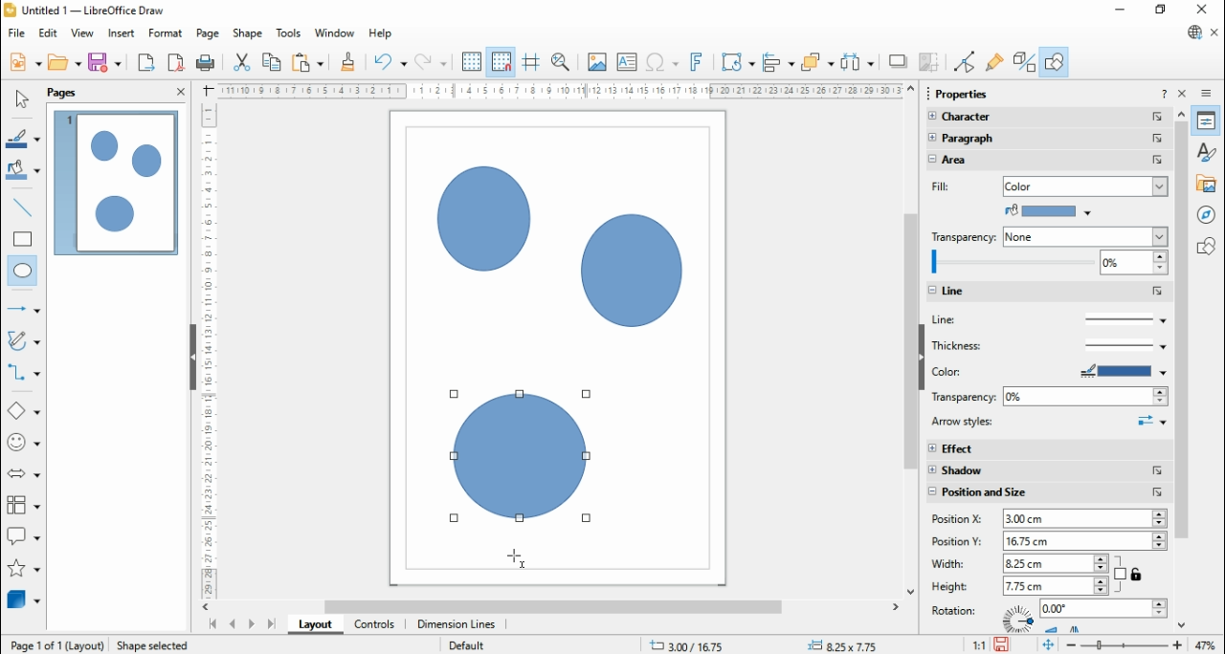  What do you see at coordinates (523, 460) in the screenshot?
I see `Circle shape` at bounding box center [523, 460].